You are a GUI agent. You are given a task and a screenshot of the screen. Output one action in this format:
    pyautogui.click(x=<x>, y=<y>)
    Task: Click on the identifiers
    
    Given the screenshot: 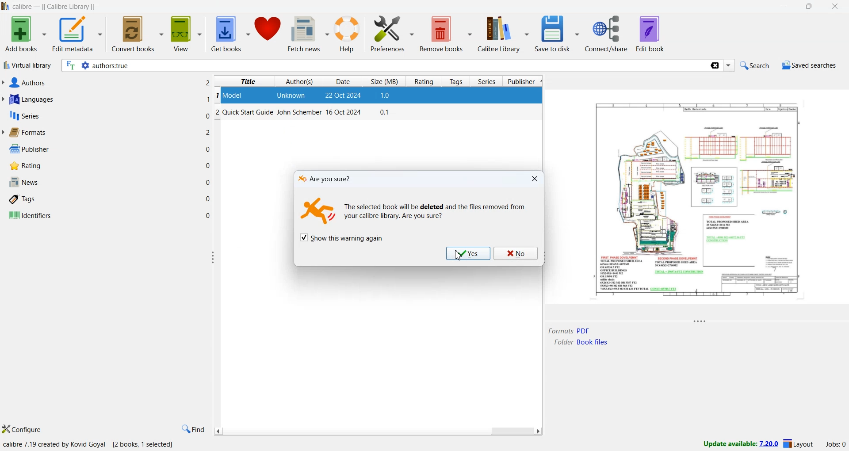 What is the action you would take?
    pyautogui.click(x=30, y=216)
    